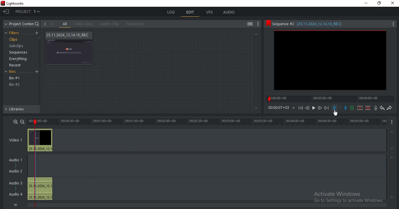 Image resolution: width=399 pixels, height=209 pixels. Describe the element at coordinates (28, 11) in the screenshot. I see `project 1` at that location.